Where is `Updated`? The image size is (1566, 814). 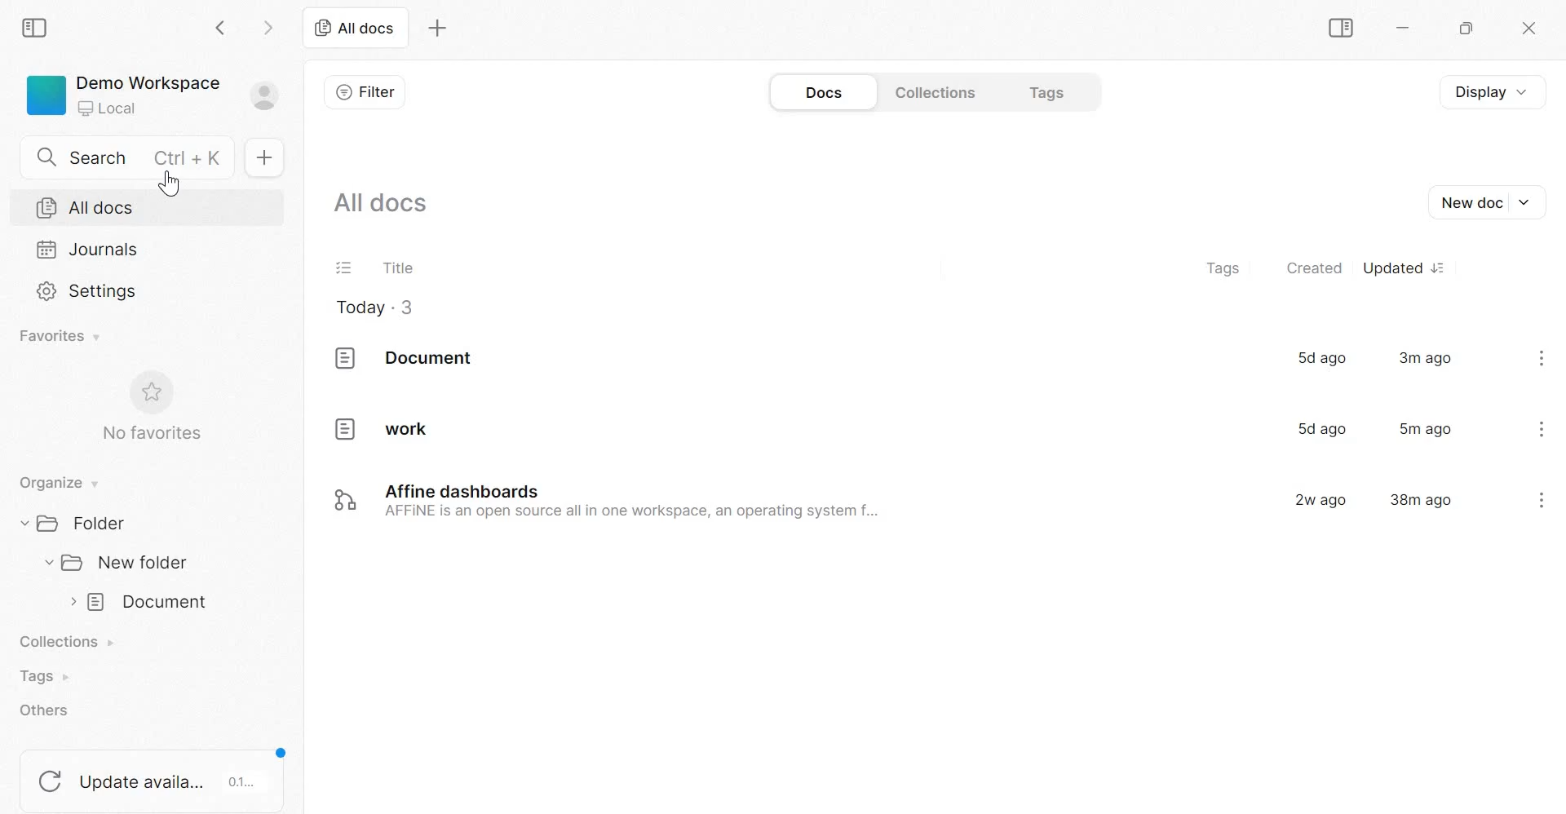
Updated is located at coordinates (1402, 268).